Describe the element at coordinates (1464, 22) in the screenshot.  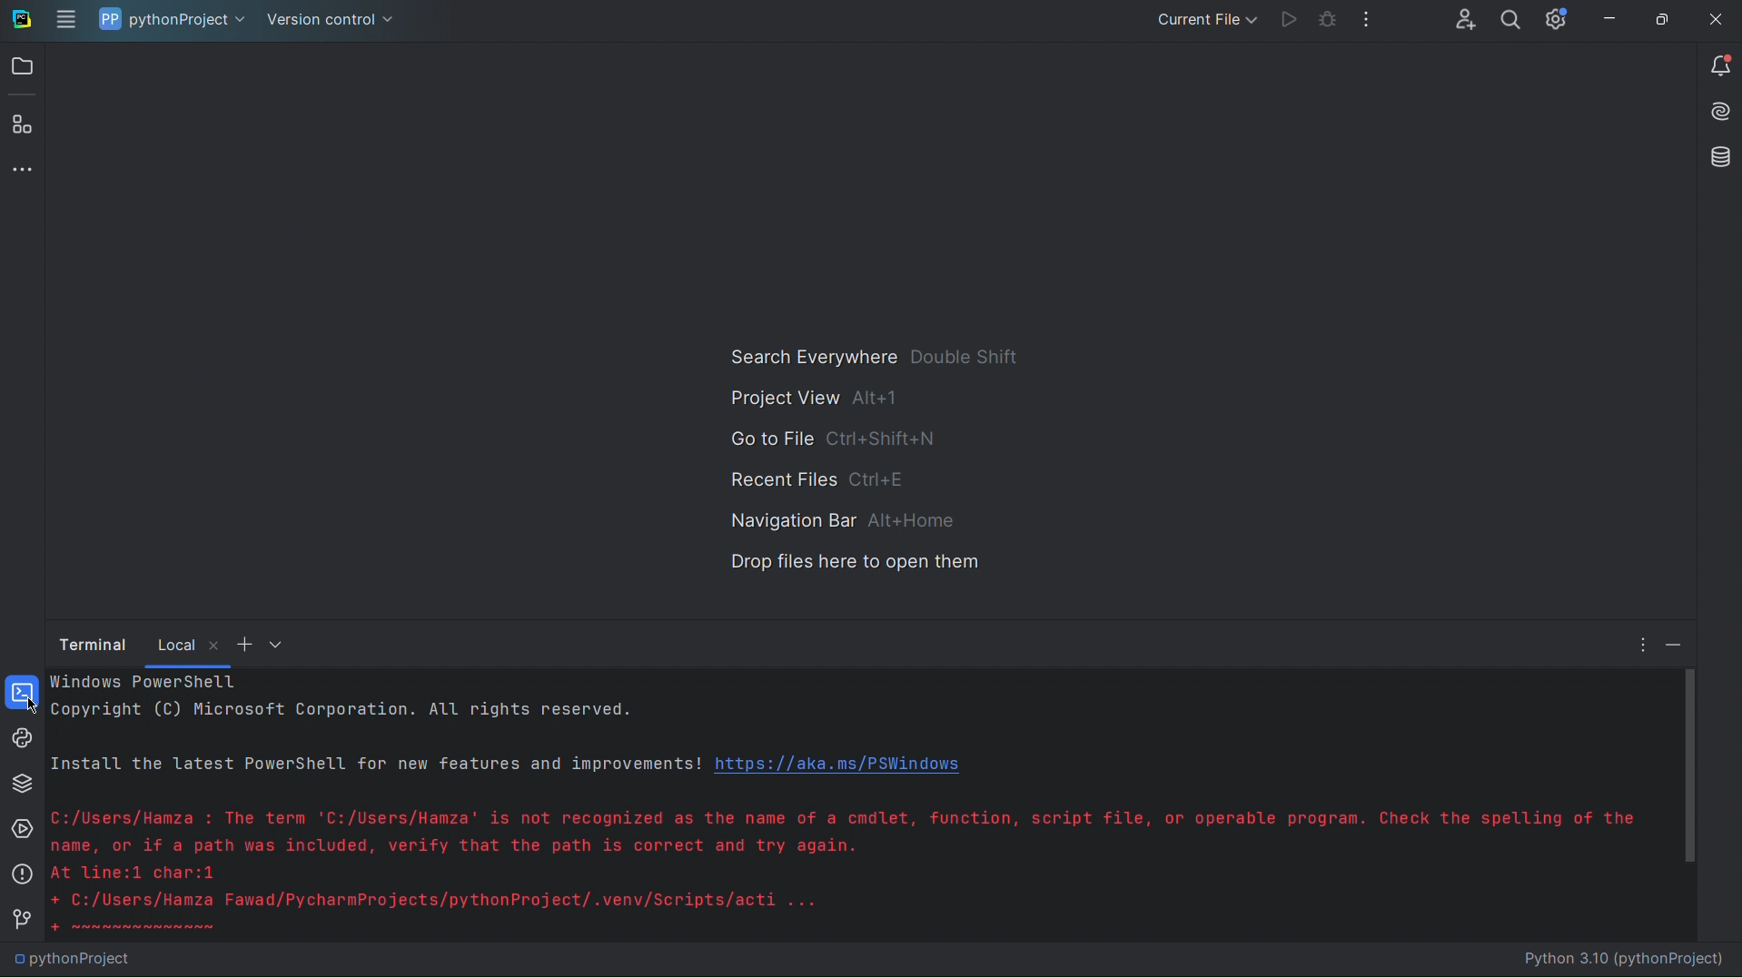
I see `Account` at that location.